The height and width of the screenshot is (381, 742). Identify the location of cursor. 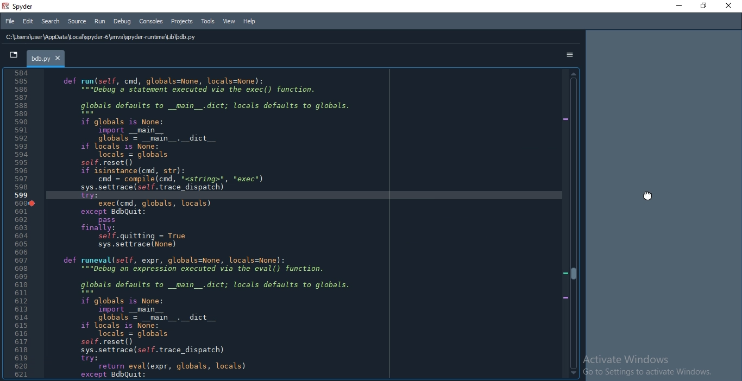
(652, 196).